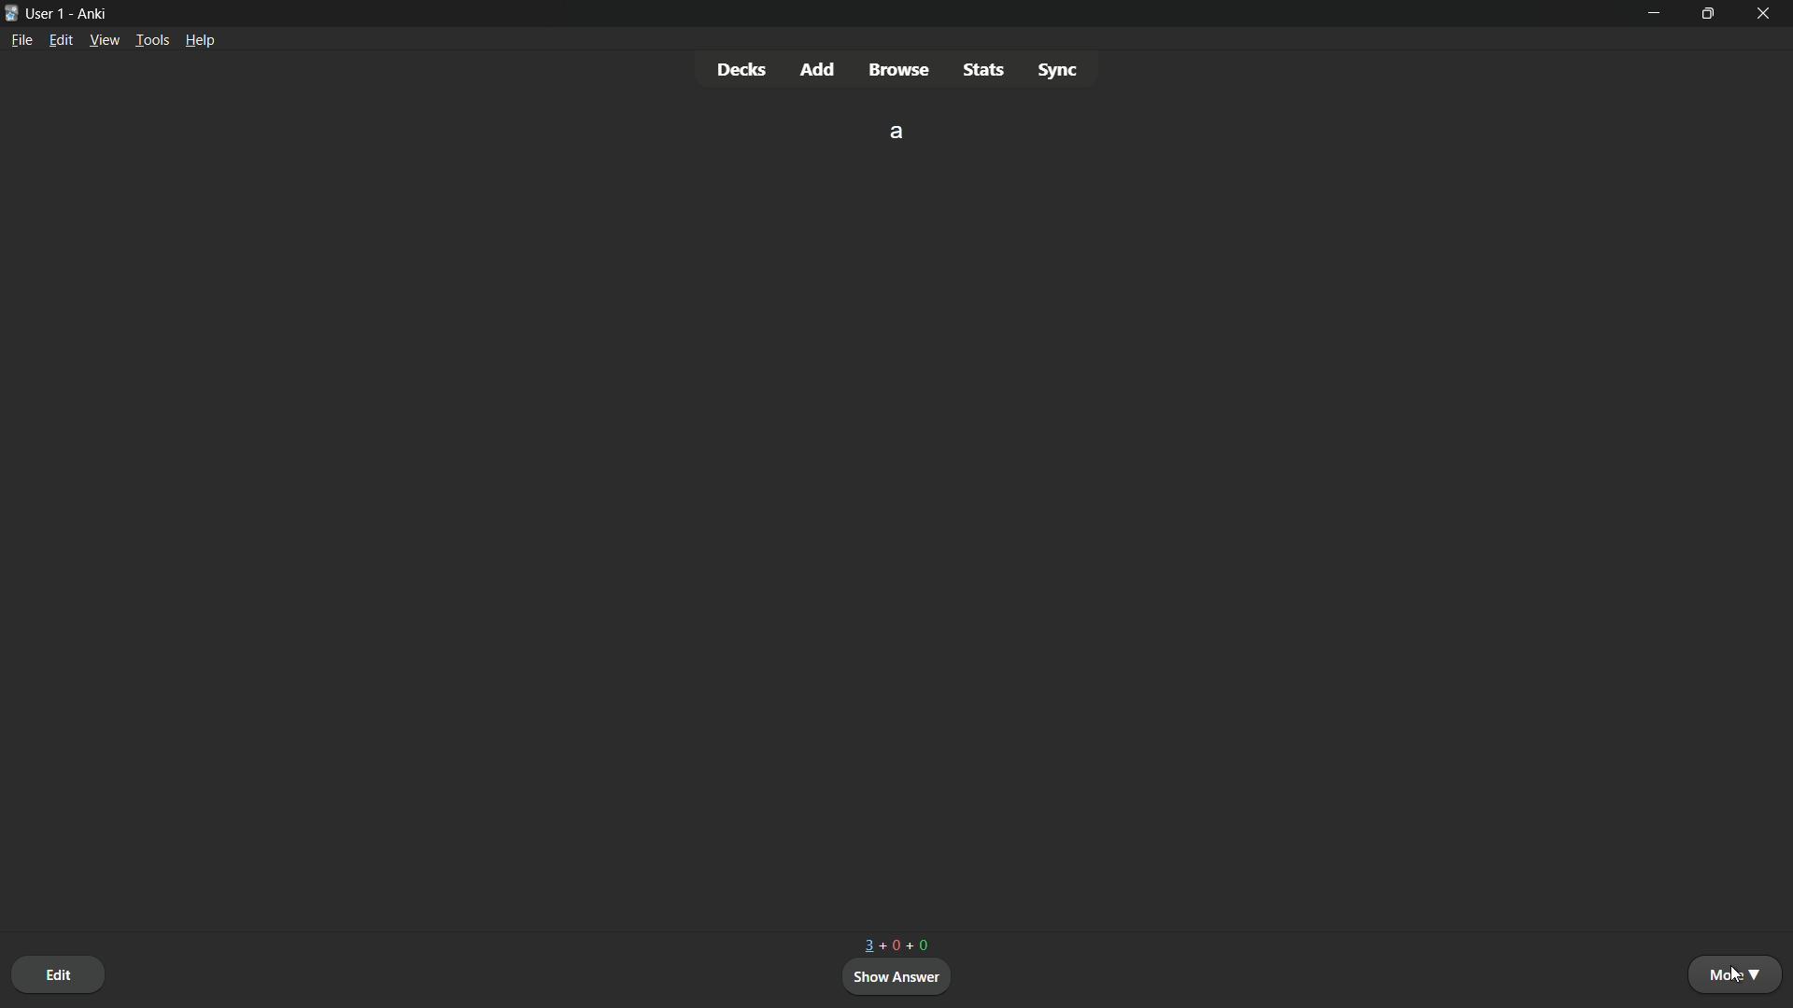 The height and width of the screenshot is (1008, 1793). Describe the element at coordinates (1711, 14) in the screenshot. I see `maximize` at that location.